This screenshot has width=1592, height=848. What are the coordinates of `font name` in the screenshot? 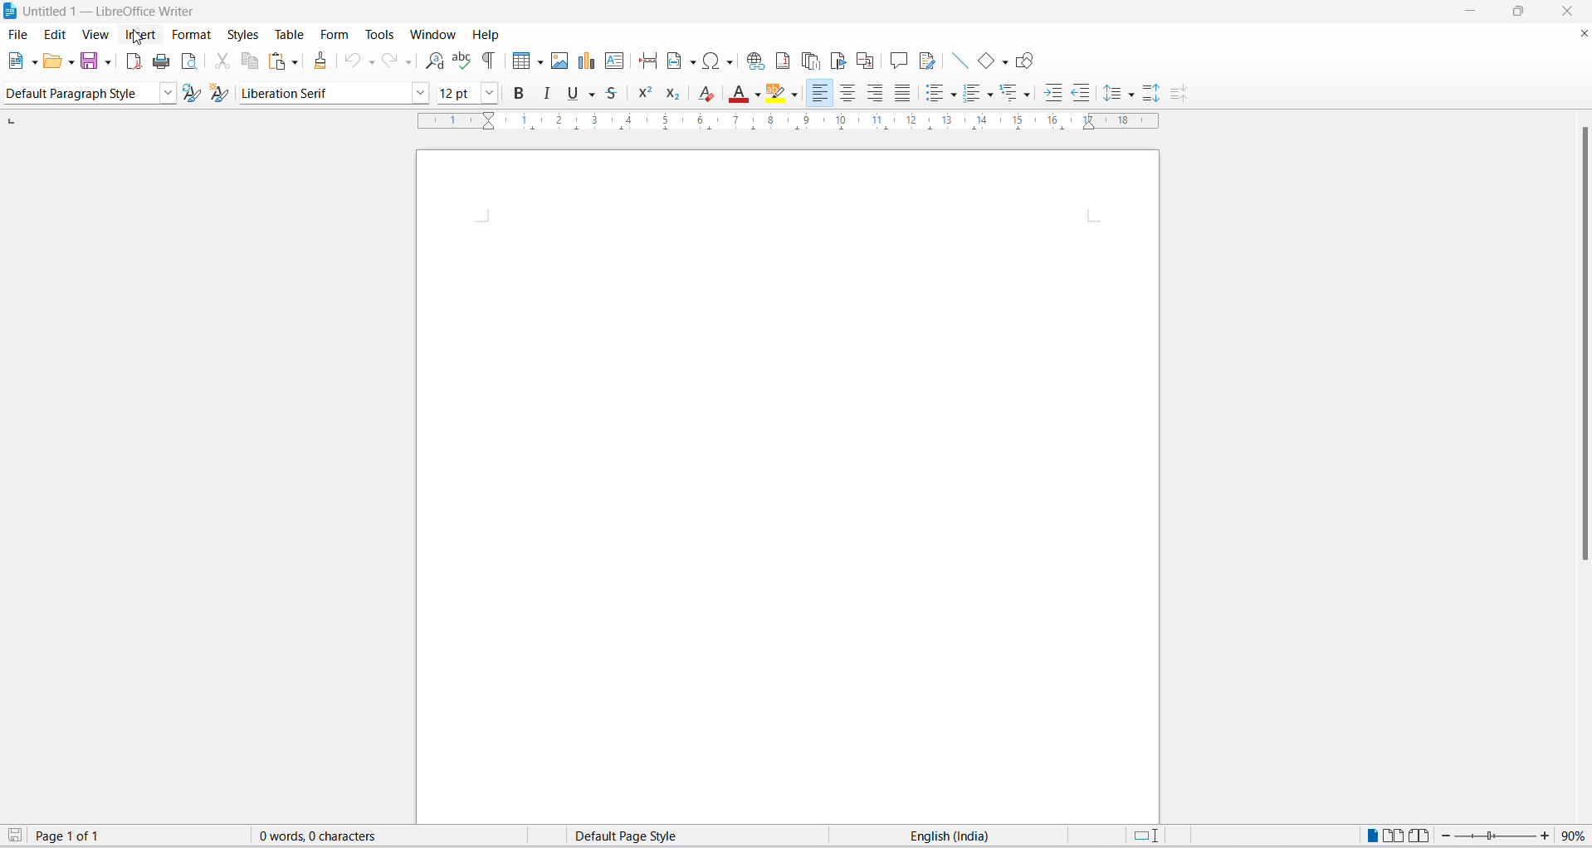 It's located at (323, 92).